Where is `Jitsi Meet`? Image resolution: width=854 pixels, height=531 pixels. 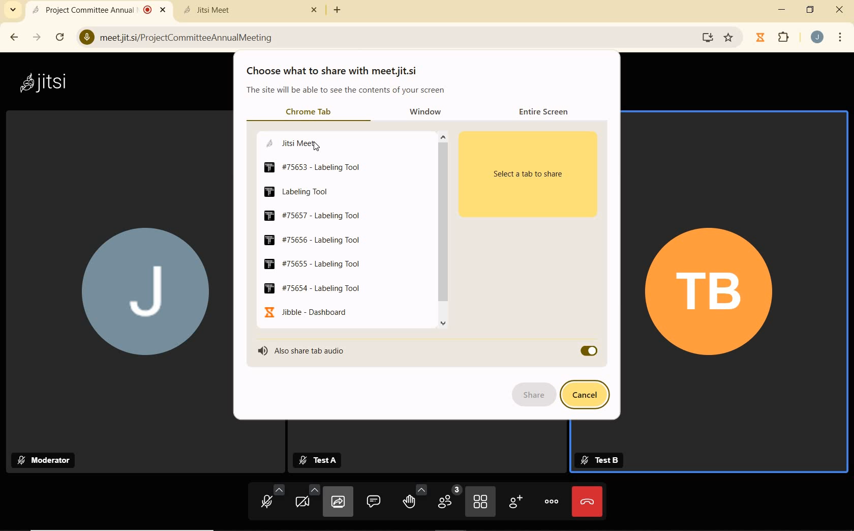
Jitsi Meet is located at coordinates (252, 10).